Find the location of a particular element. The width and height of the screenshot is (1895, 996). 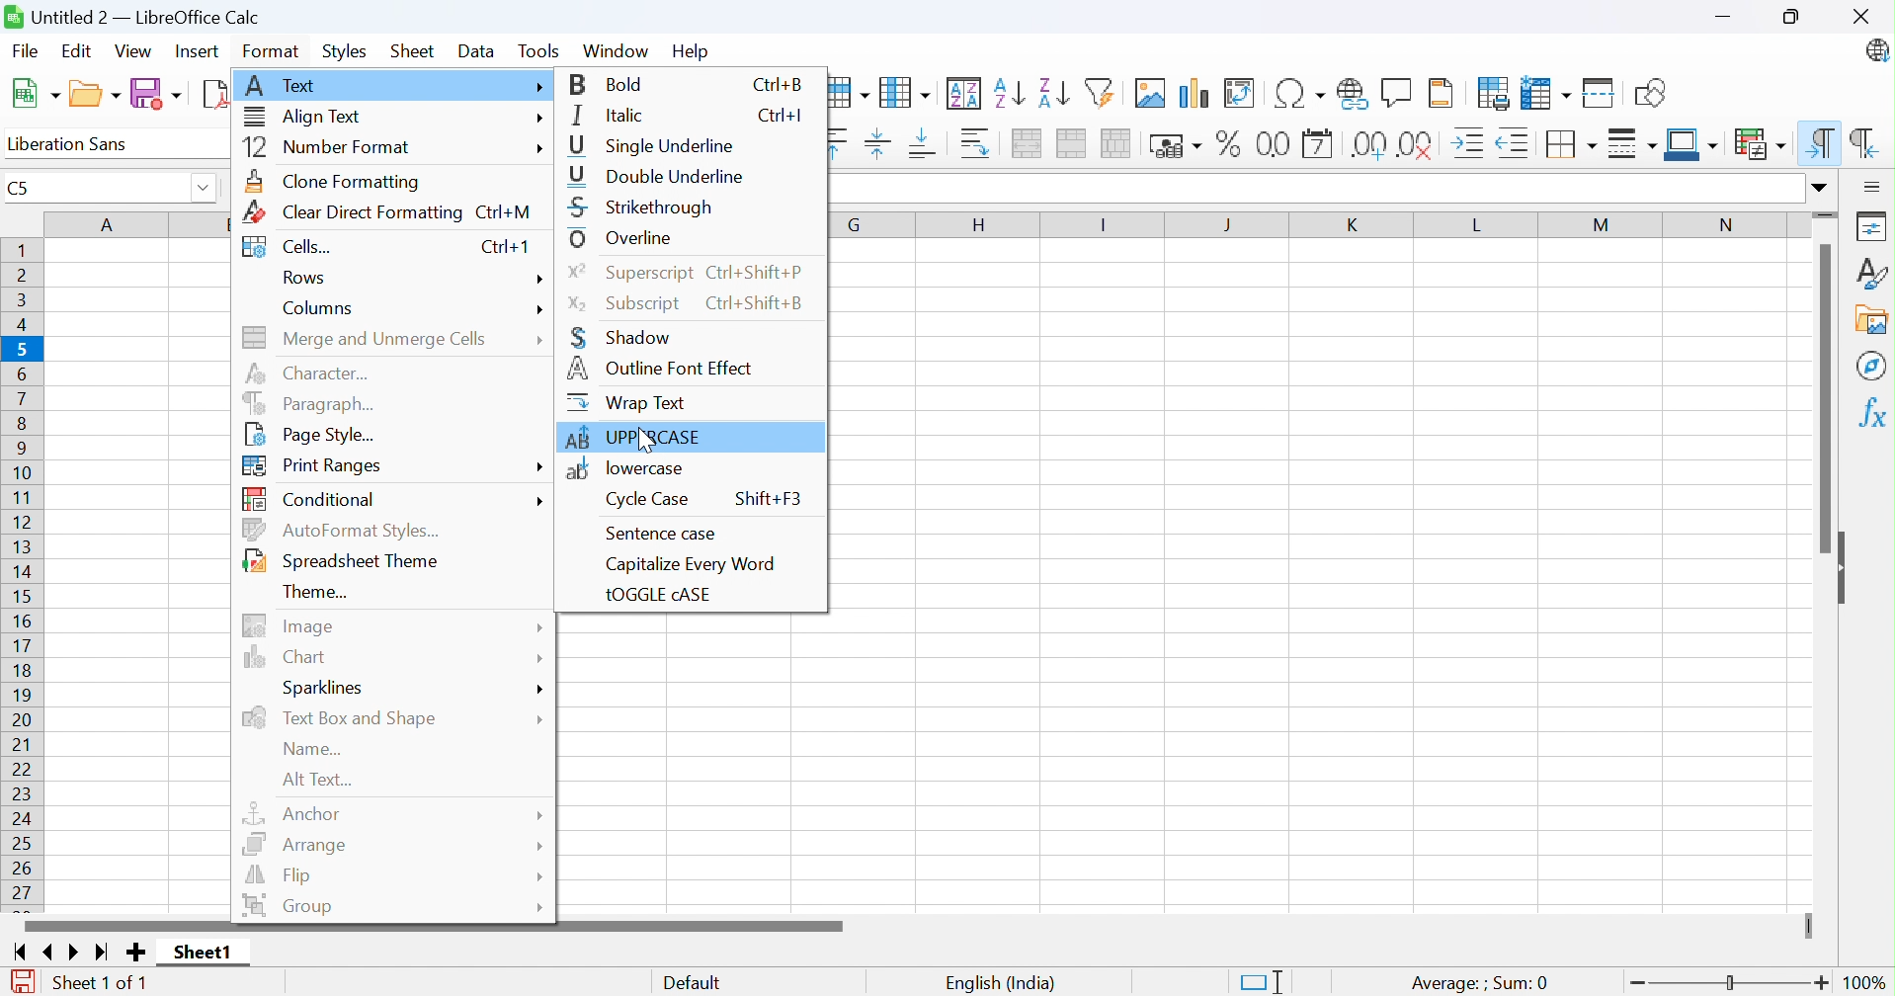

Format is located at coordinates (269, 51).